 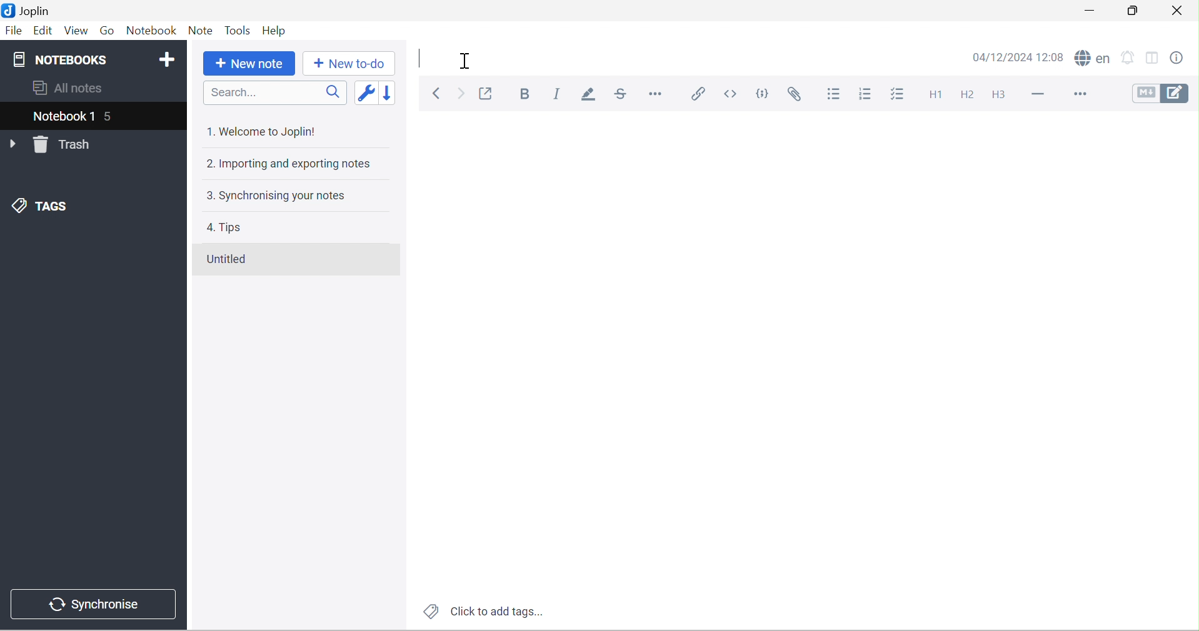 What do you see at coordinates (14, 31) in the screenshot?
I see `File` at bounding box center [14, 31].